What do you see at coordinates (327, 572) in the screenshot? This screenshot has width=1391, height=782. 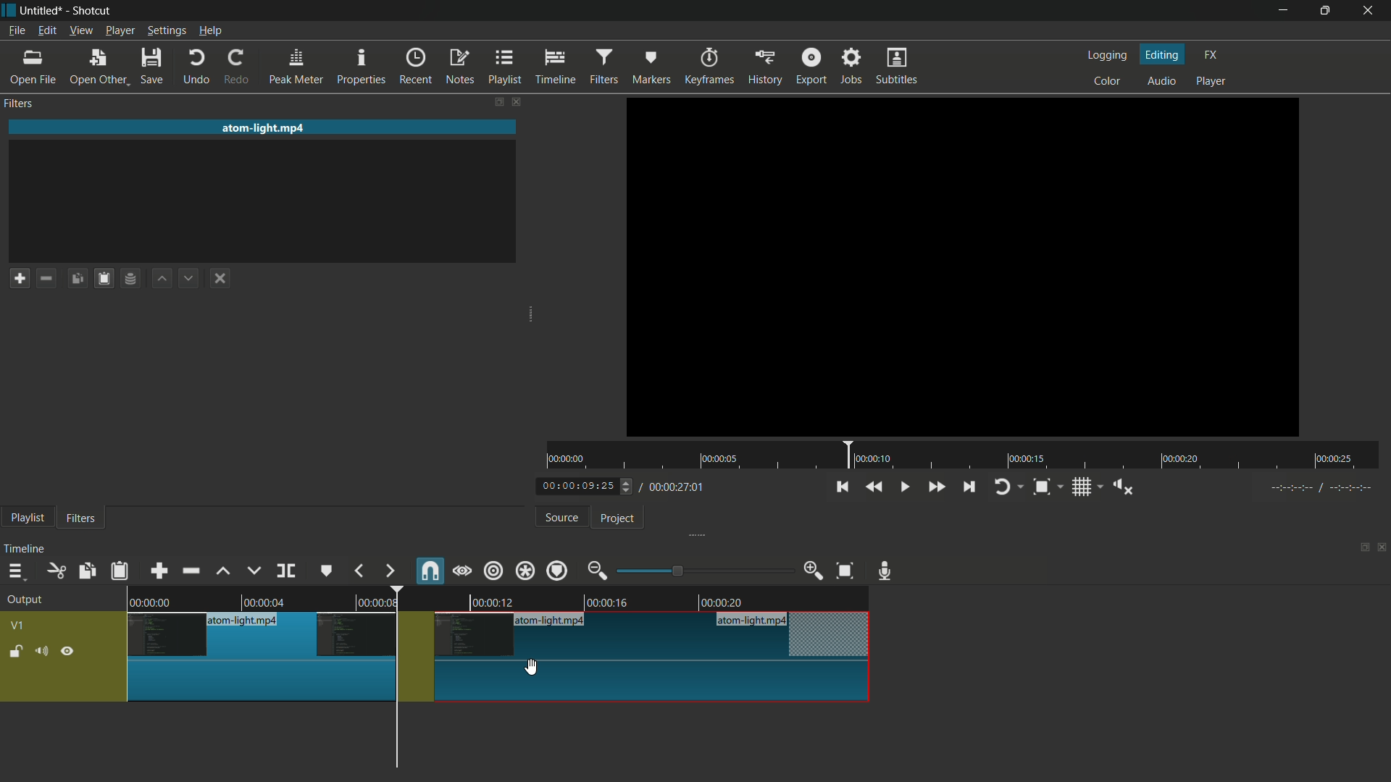 I see `create or edit marker` at bounding box center [327, 572].